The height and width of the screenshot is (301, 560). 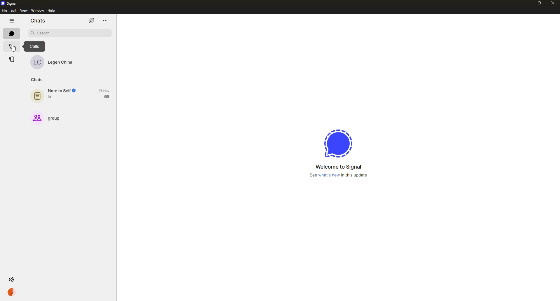 I want to click on view, so click(x=24, y=10).